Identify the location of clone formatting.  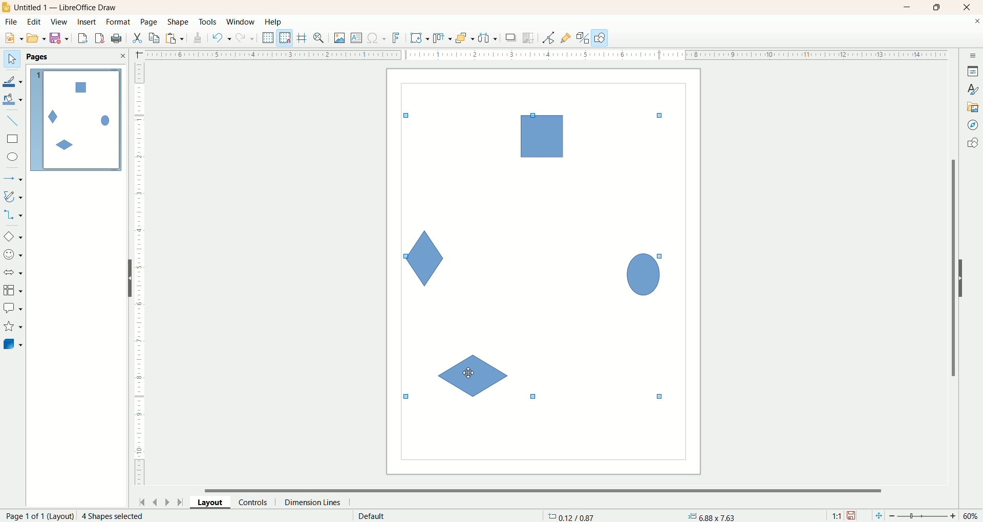
(198, 36).